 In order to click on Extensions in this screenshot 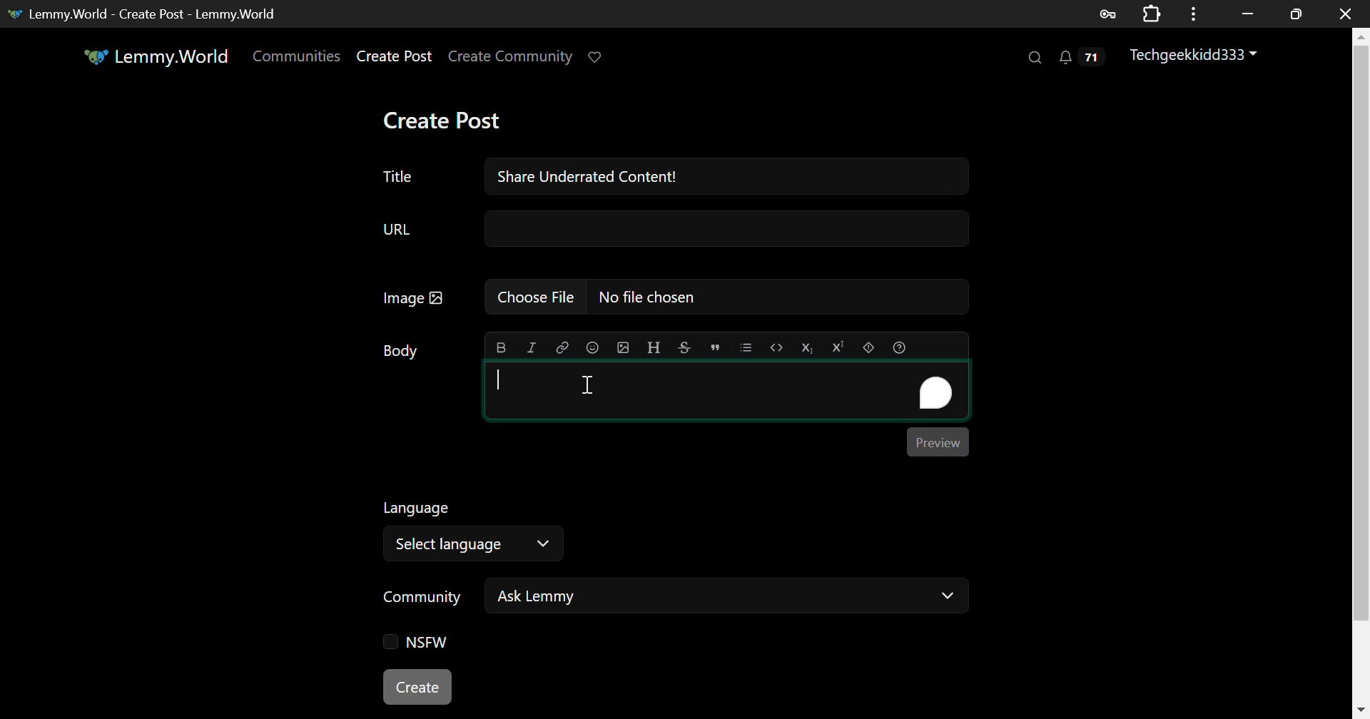, I will do `click(1152, 12)`.